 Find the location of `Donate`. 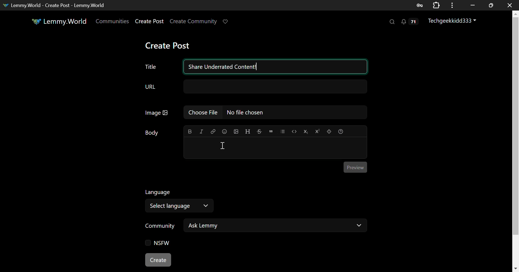

Donate is located at coordinates (228, 22).